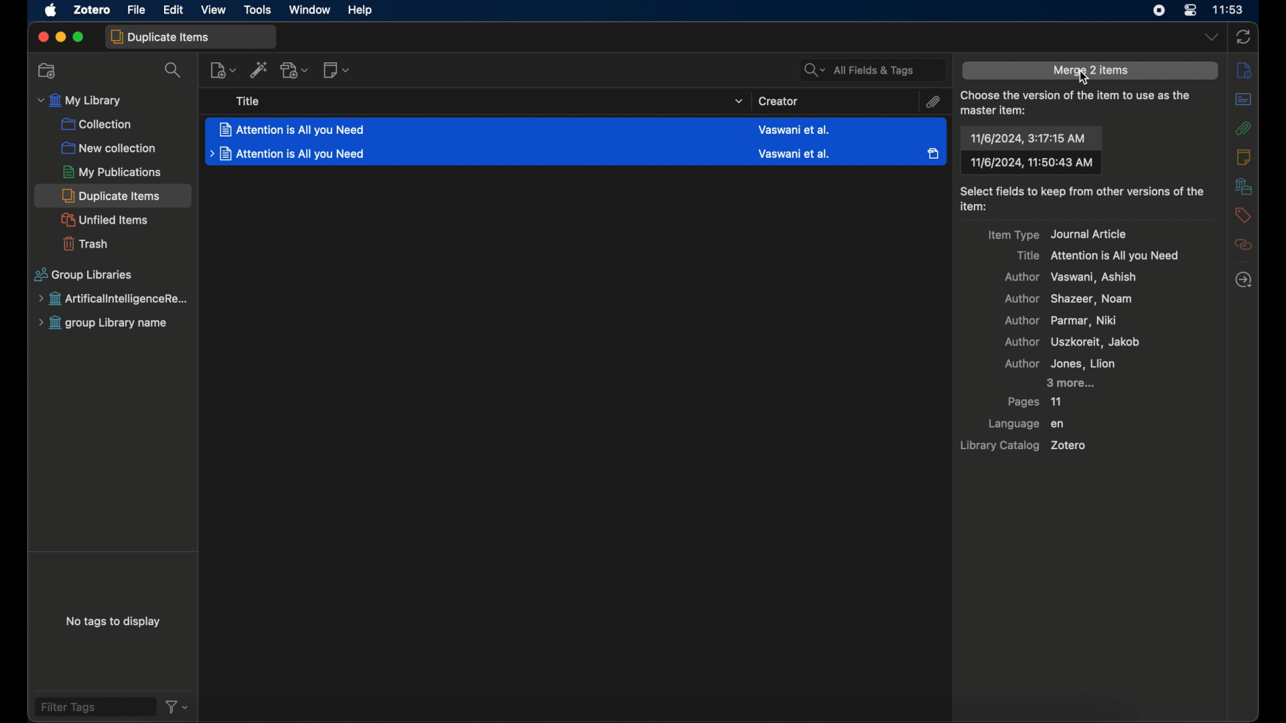  Describe the element at coordinates (1210, 36) in the screenshot. I see `dropdown menu` at that location.